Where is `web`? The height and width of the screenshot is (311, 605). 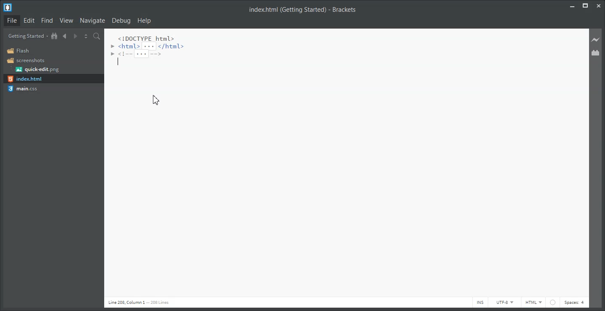 web is located at coordinates (552, 301).